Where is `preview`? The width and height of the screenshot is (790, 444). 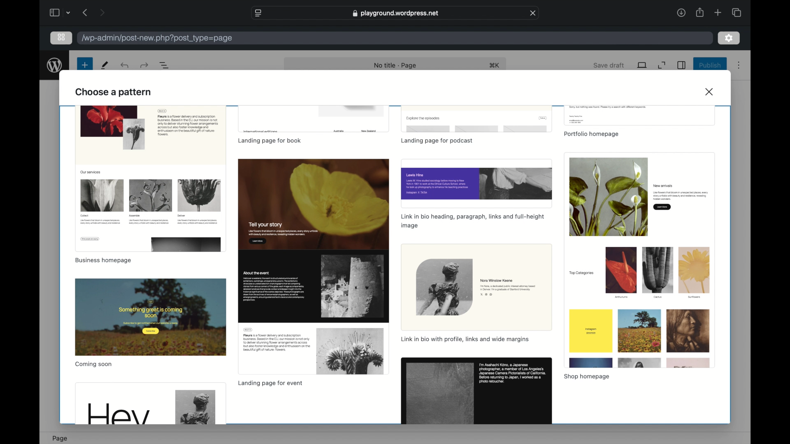 preview is located at coordinates (314, 266).